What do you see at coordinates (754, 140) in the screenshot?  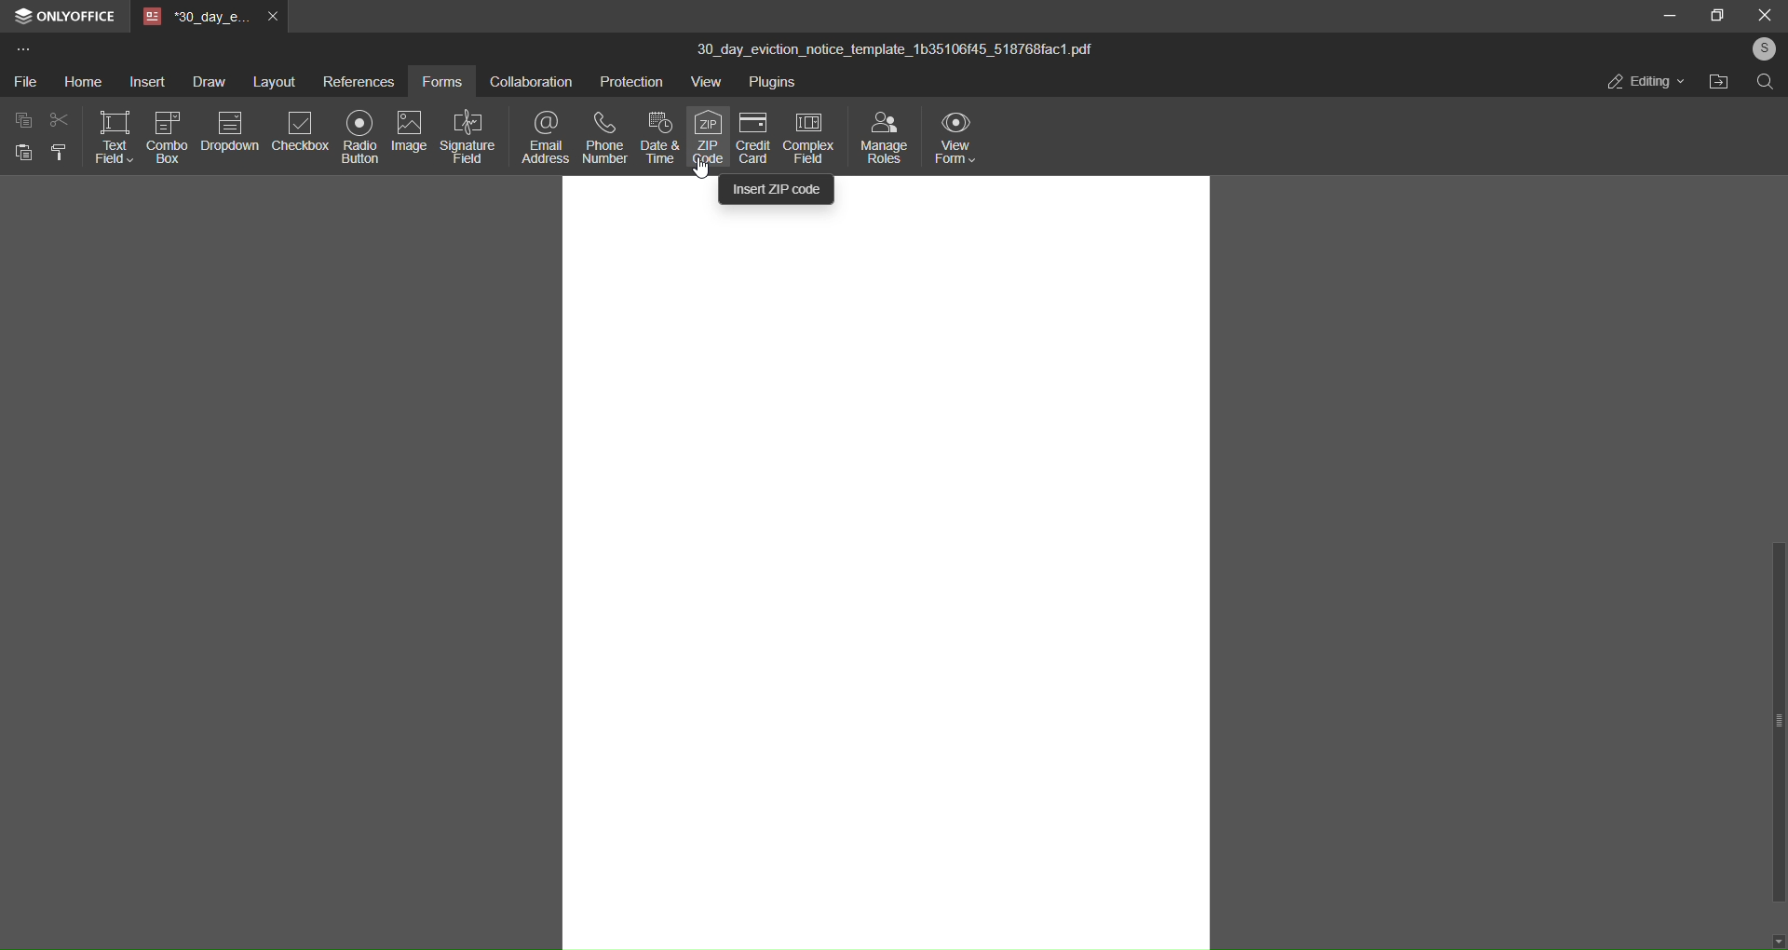 I see `credit card` at bounding box center [754, 140].